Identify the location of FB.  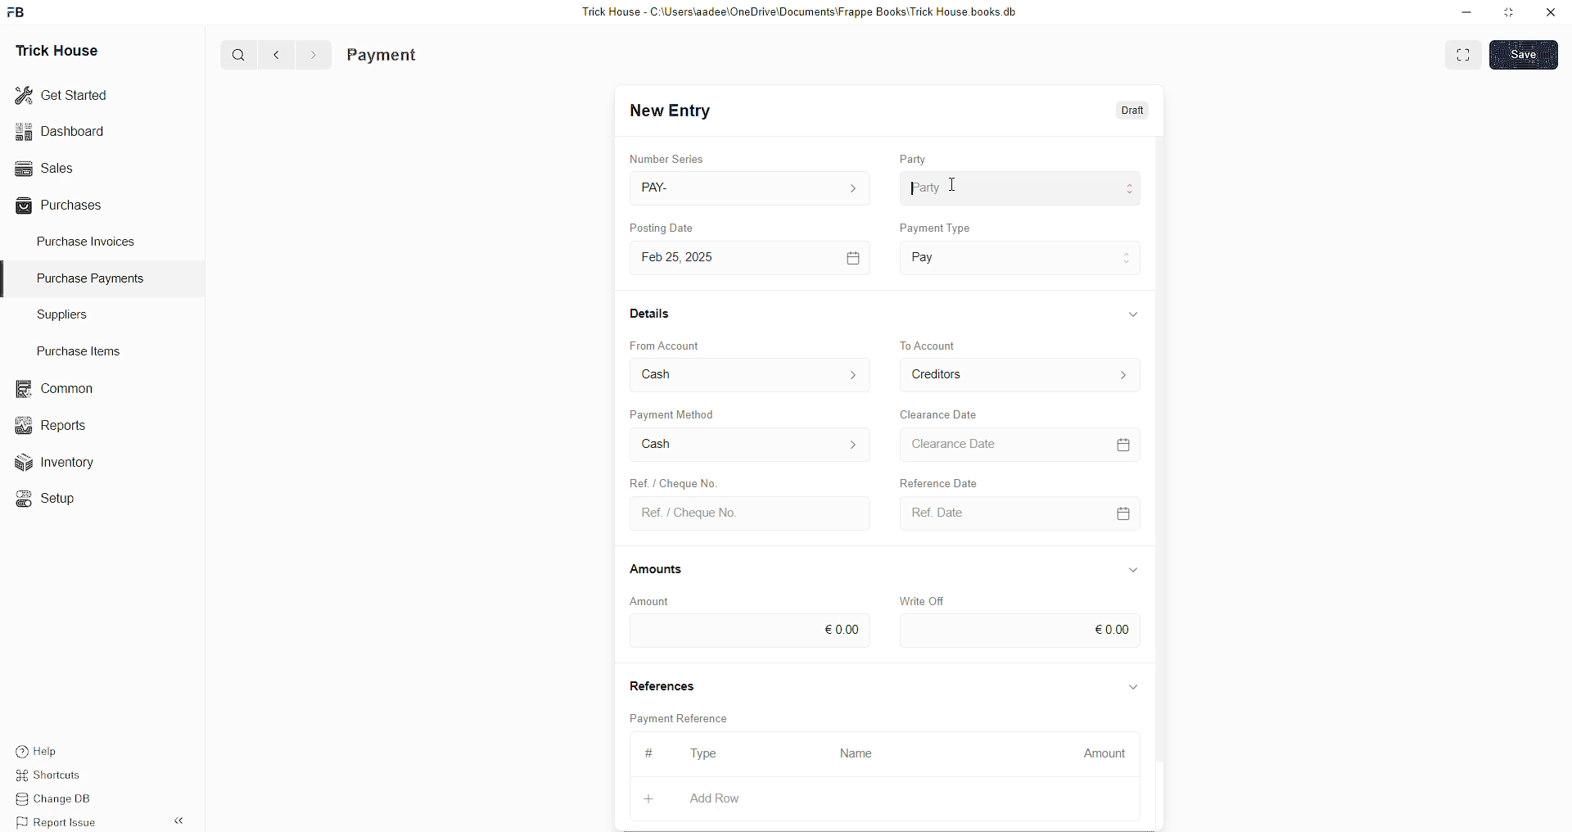
(19, 11).